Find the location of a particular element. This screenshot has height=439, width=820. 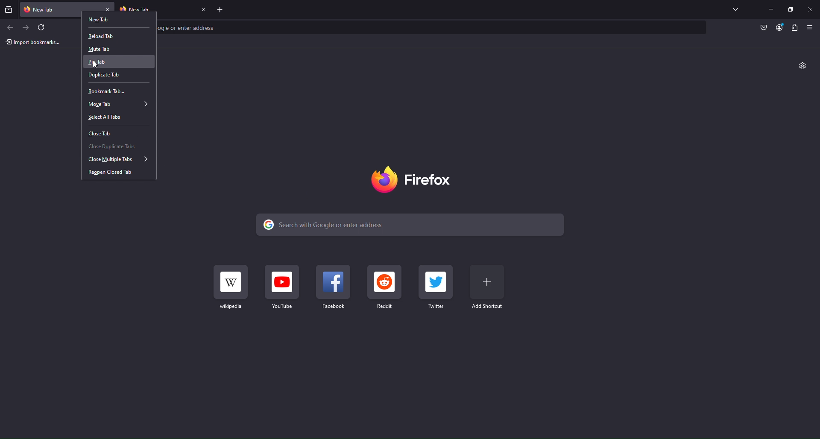

Pin Tab is located at coordinates (120, 62).